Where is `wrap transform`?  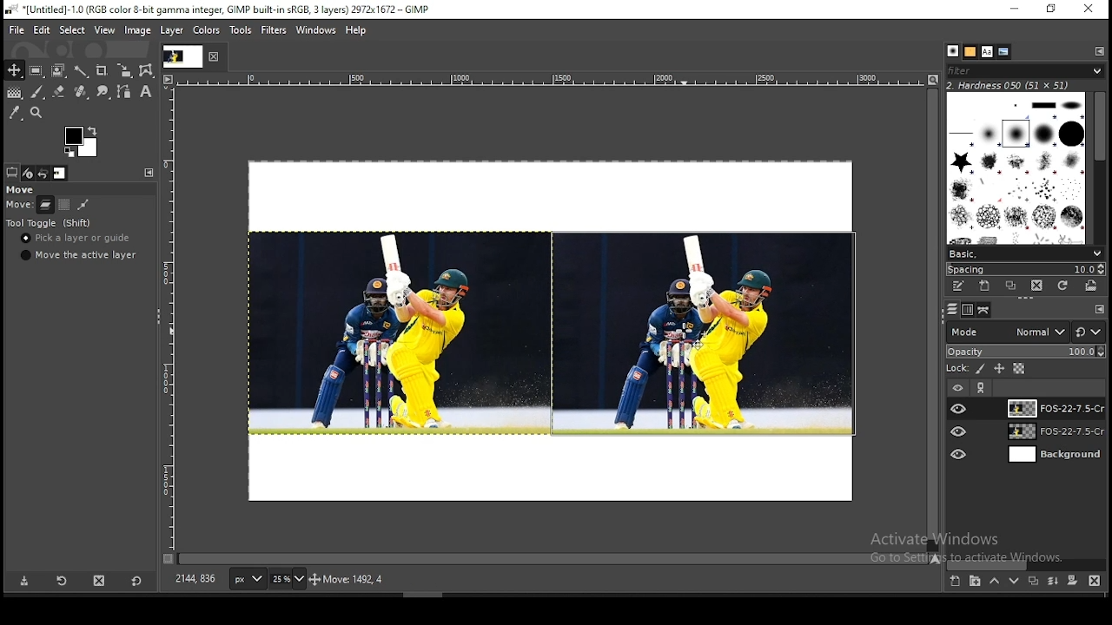 wrap transform is located at coordinates (146, 70).